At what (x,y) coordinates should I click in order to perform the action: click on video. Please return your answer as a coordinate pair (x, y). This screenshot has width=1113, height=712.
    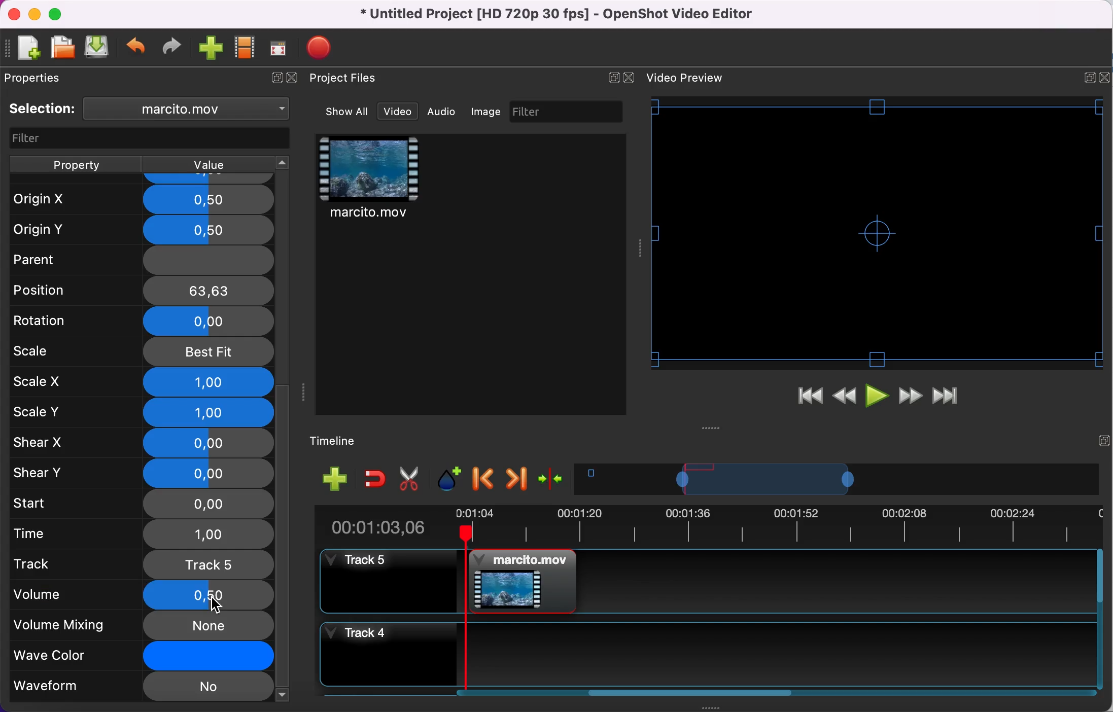
    Looking at the image, I should click on (370, 180).